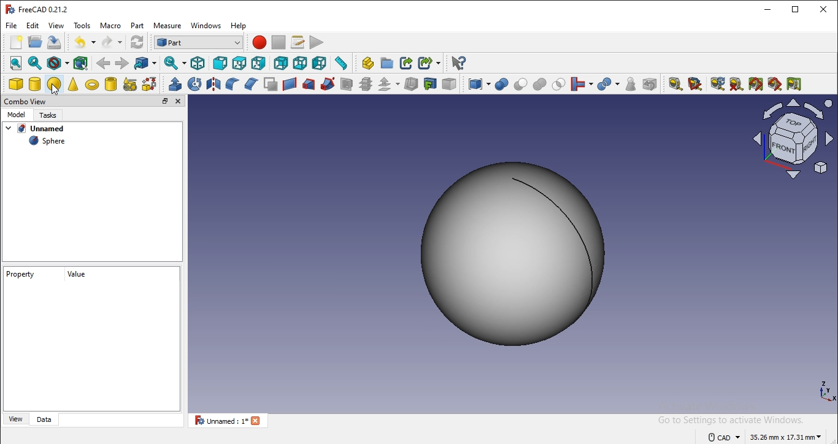 Image resolution: width=838 pixels, height=444 pixels. Describe the element at coordinates (345, 83) in the screenshot. I see `section` at that location.